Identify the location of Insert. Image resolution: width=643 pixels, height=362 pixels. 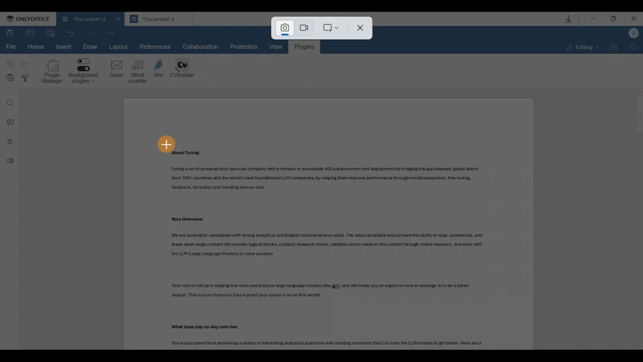
(62, 47).